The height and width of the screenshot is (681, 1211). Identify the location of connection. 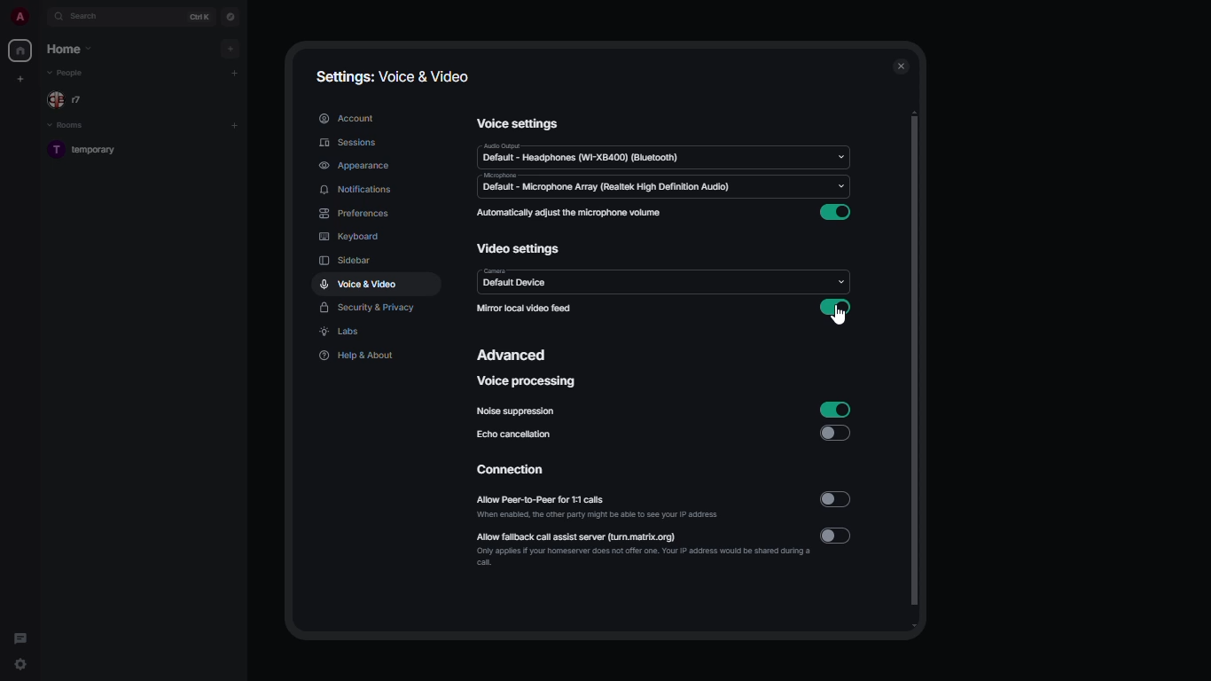
(514, 470).